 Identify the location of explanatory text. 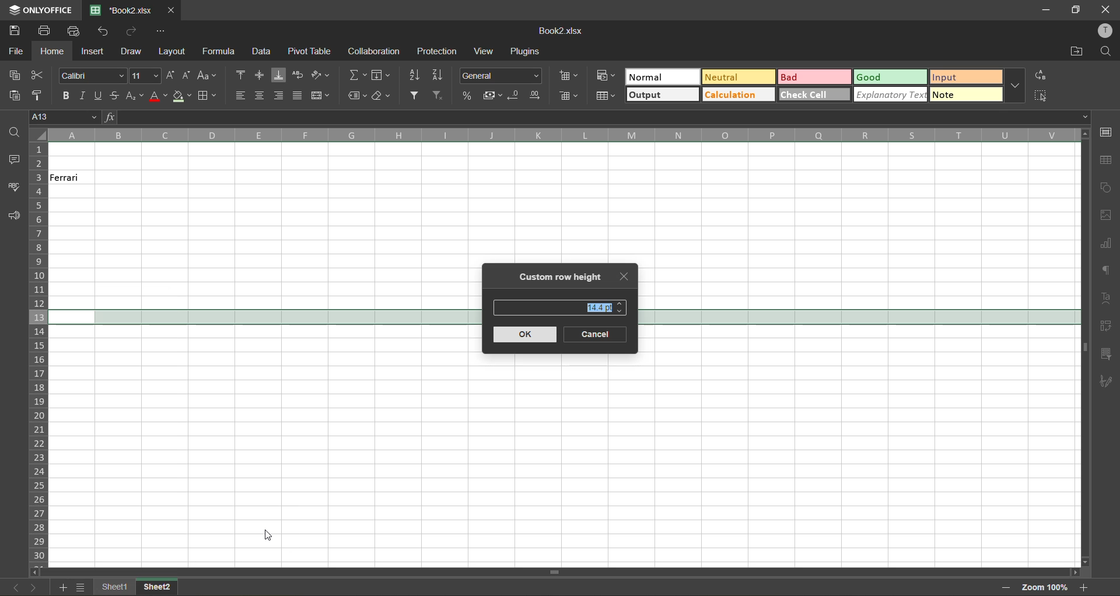
(892, 94).